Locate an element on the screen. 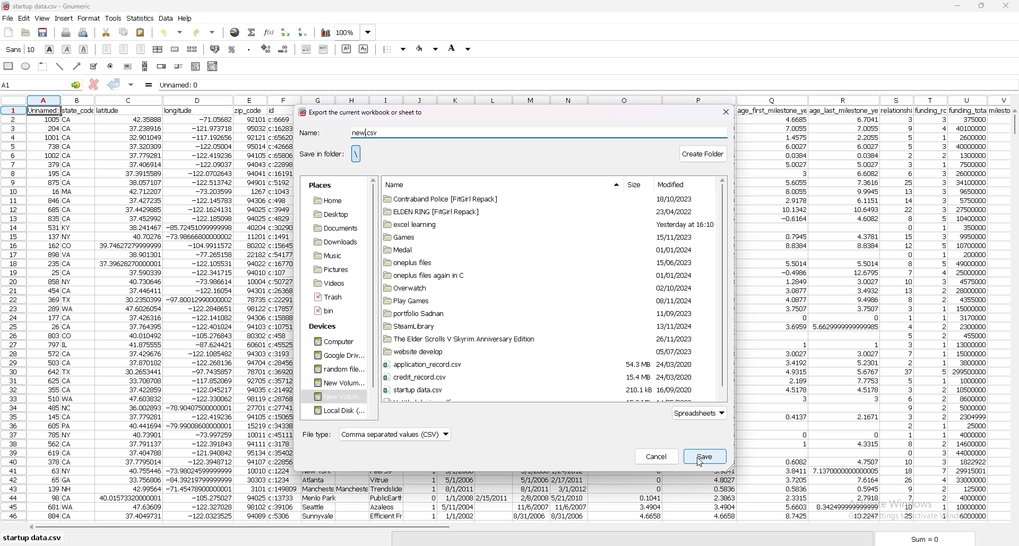 The width and height of the screenshot is (1019, 546). format is located at coordinates (90, 19).